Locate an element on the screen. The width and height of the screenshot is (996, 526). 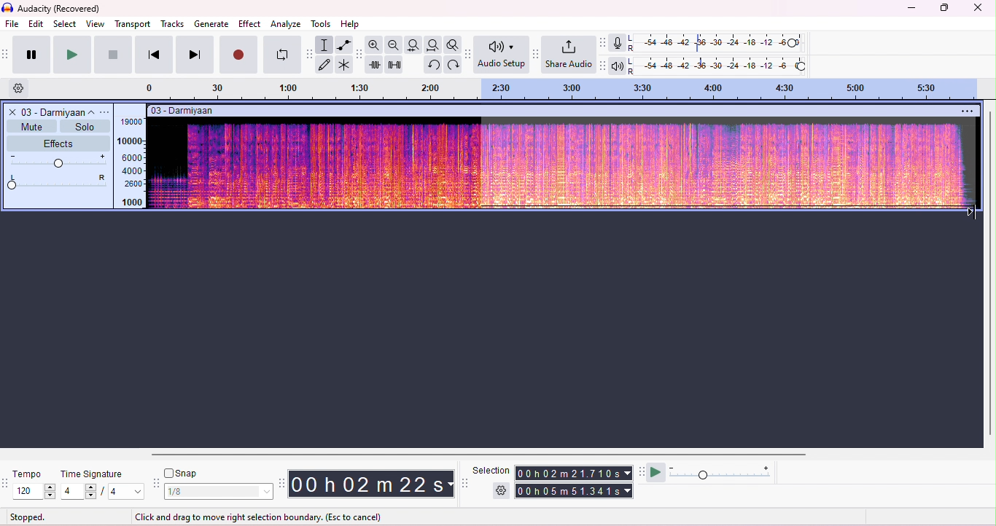
time is located at coordinates (370, 483).